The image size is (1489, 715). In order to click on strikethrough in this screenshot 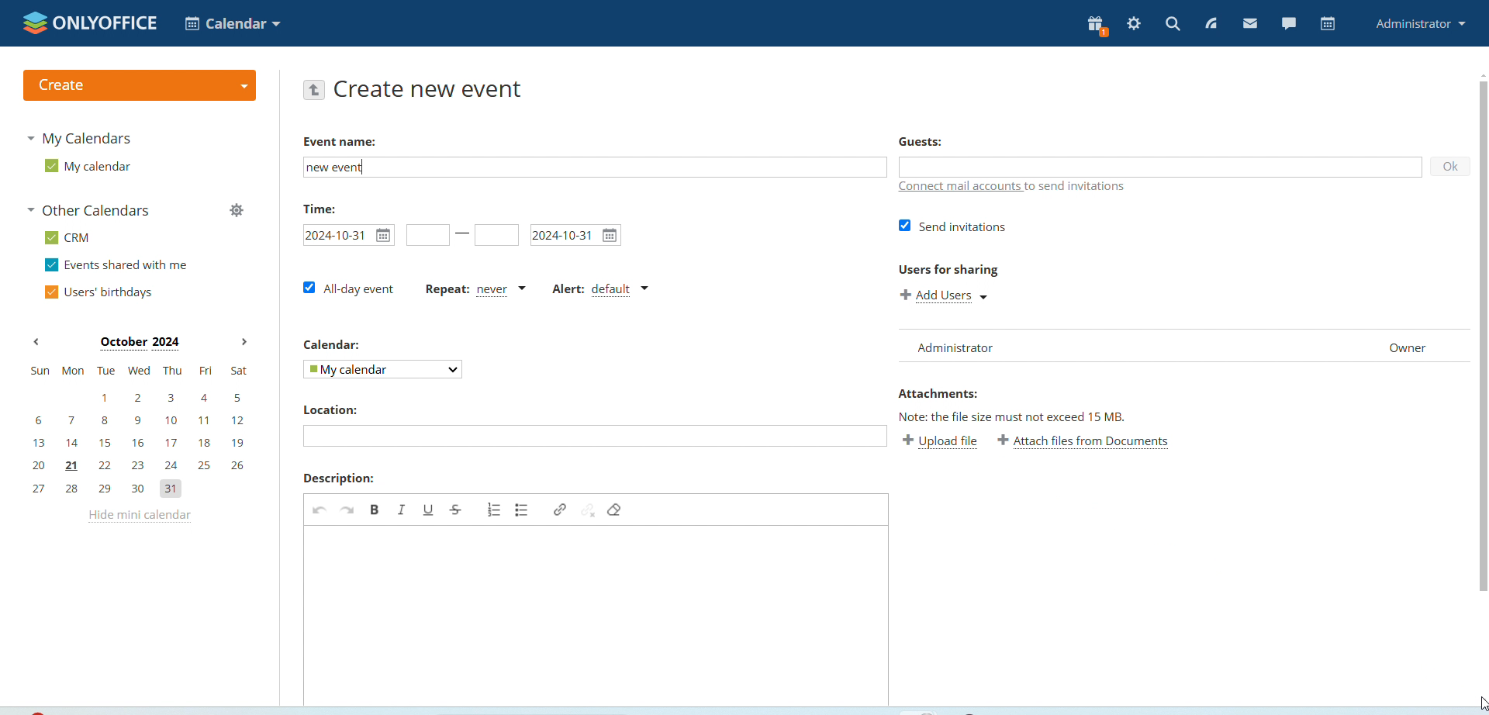, I will do `click(458, 511)`.